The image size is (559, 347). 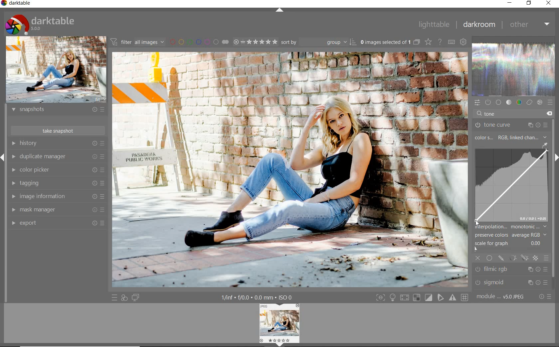 What do you see at coordinates (511, 186) in the screenshot?
I see `tone curve map` at bounding box center [511, 186].